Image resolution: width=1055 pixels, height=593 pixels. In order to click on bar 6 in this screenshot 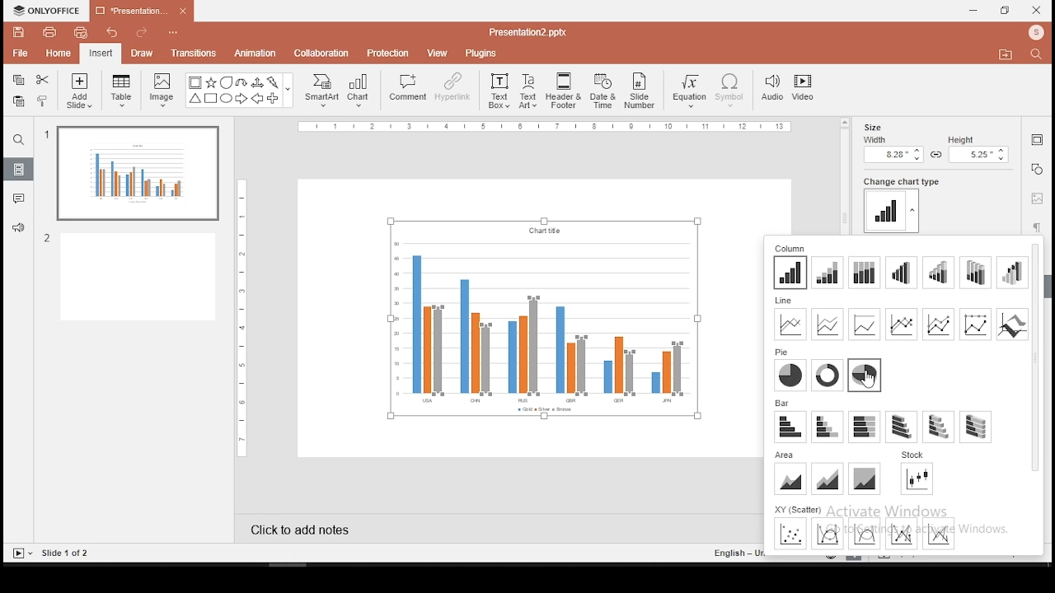, I will do `click(976, 427)`.